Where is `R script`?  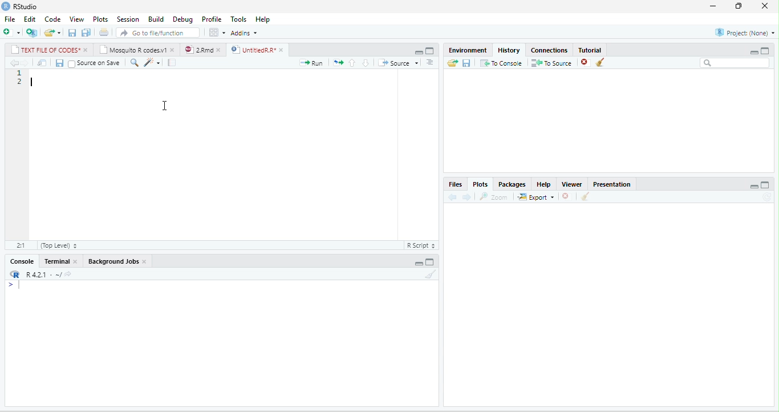
R script is located at coordinates (421, 245).